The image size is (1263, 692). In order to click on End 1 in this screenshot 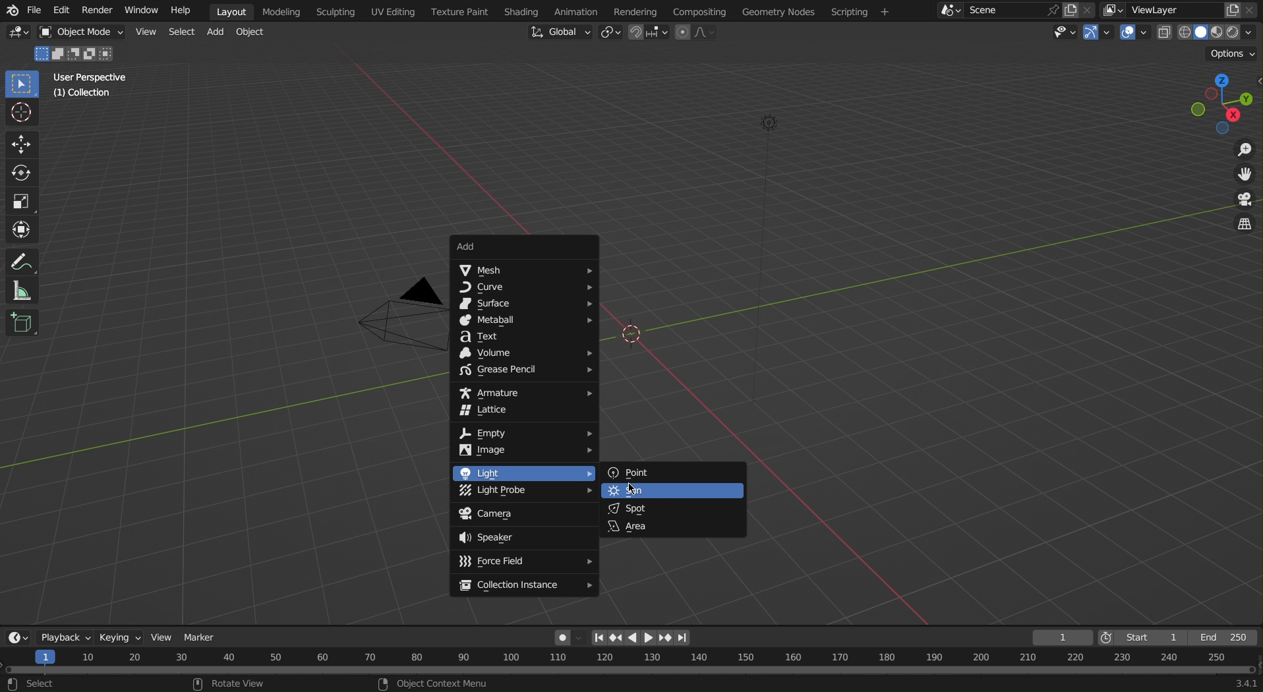, I will do `click(1229, 638)`.